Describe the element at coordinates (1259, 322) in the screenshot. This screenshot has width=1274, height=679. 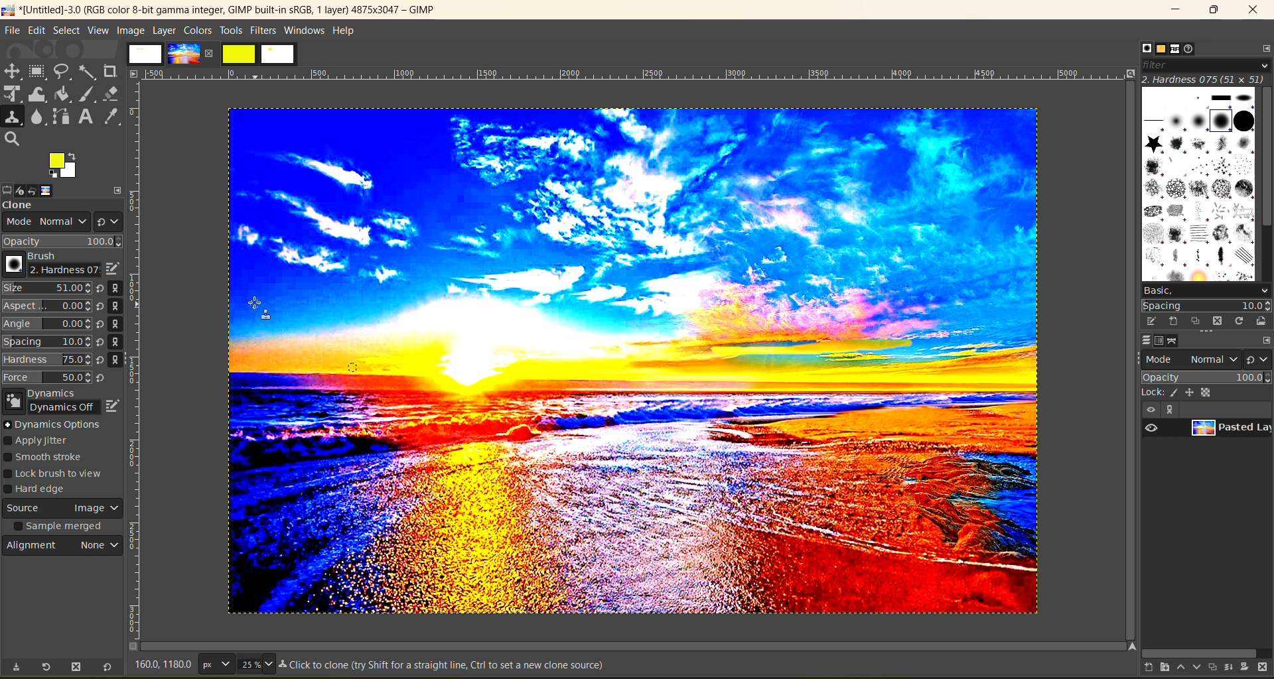
I see `open brush as image` at that location.